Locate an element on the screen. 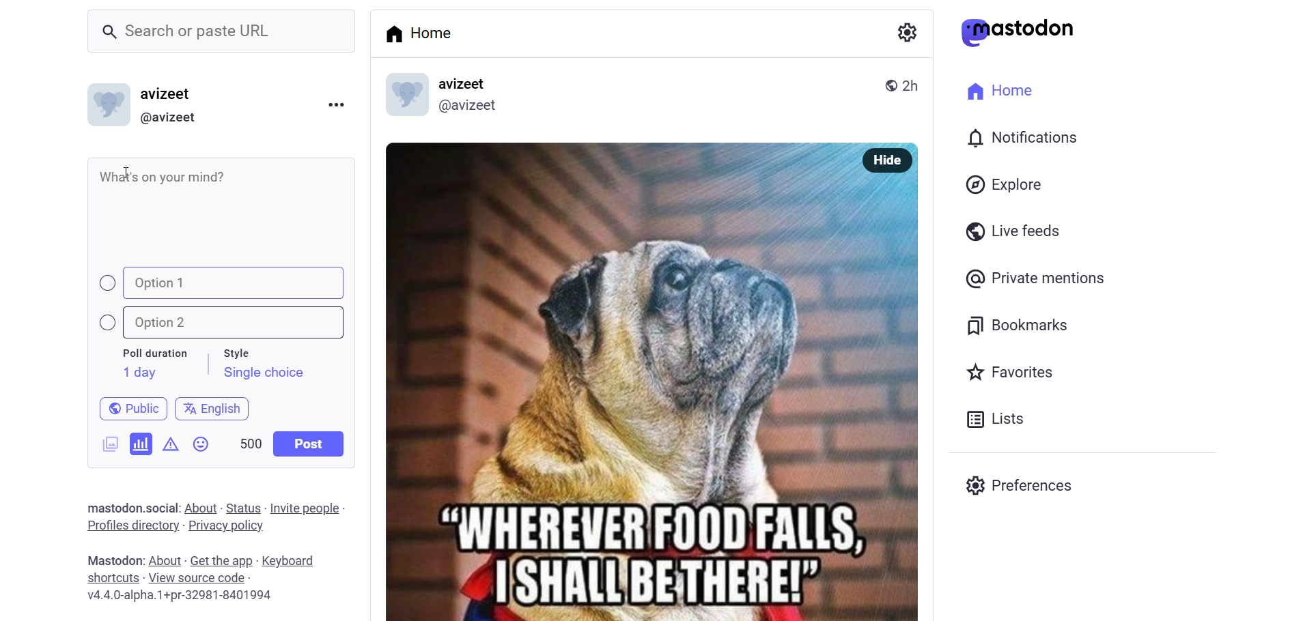  english is located at coordinates (213, 406).